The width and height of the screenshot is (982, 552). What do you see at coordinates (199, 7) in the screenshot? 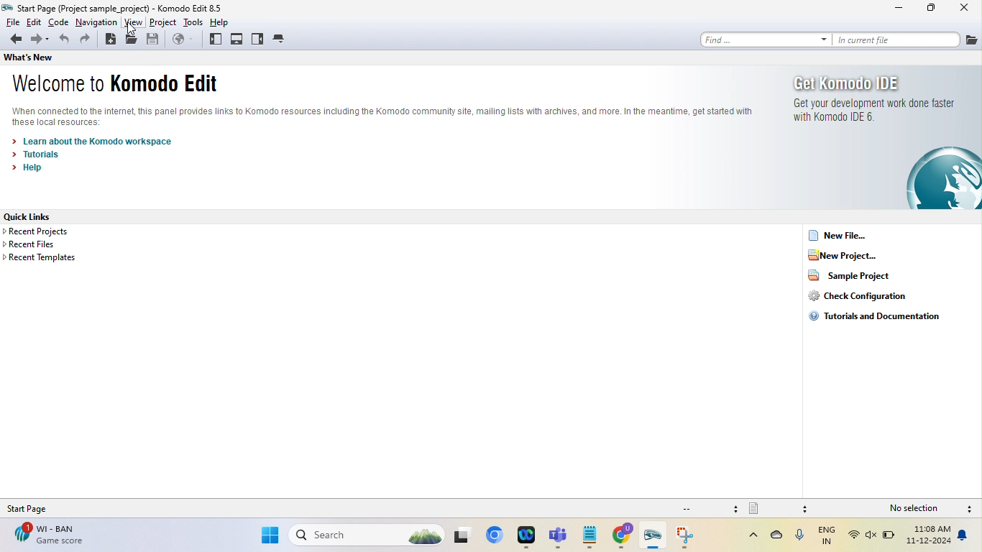
I see `komodo title` at bounding box center [199, 7].